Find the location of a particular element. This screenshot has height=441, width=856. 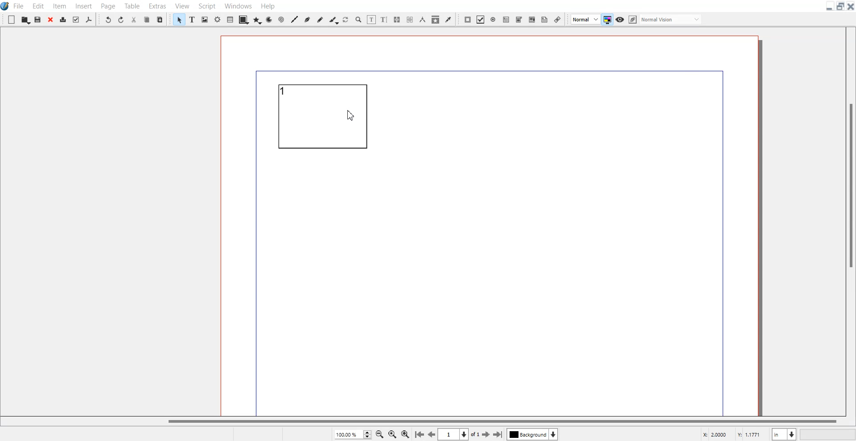

Zoom In to out is located at coordinates (358, 19).